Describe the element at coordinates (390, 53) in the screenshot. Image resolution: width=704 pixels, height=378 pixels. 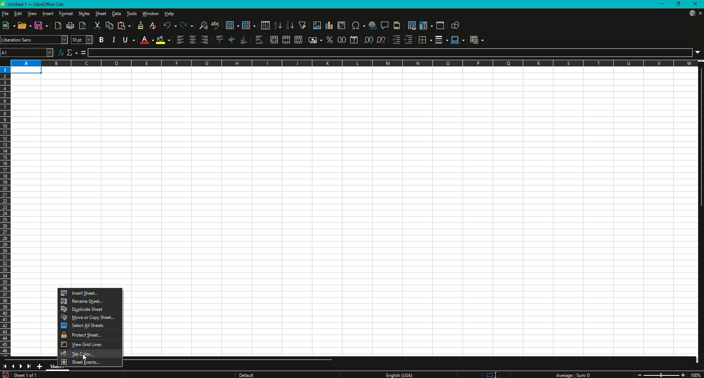
I see `Formula` at that location.